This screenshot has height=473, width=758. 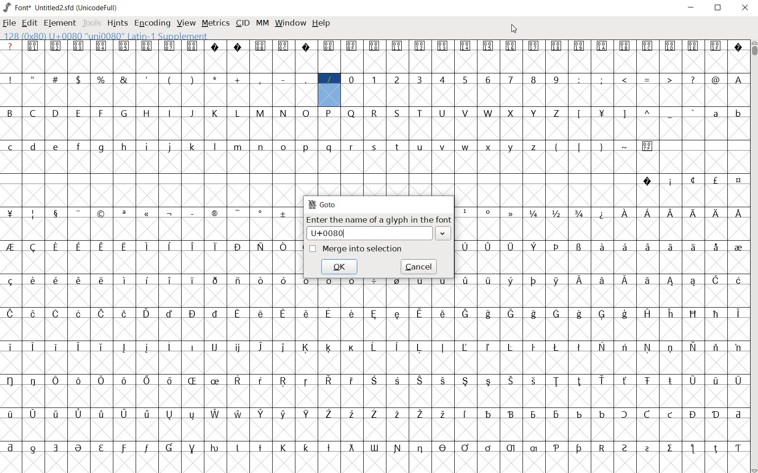 I want to click on glyph, so click(x=237, y=113).